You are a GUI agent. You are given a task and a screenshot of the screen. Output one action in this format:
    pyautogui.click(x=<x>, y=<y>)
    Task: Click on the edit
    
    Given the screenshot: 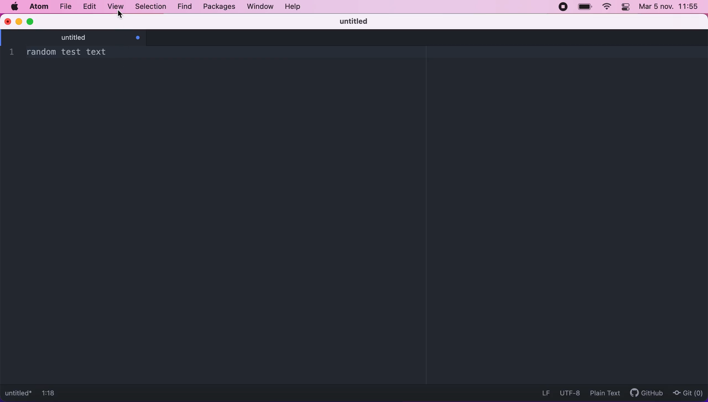 What is the action you would take?
    pyautogui.click(x=90, y=6)
    